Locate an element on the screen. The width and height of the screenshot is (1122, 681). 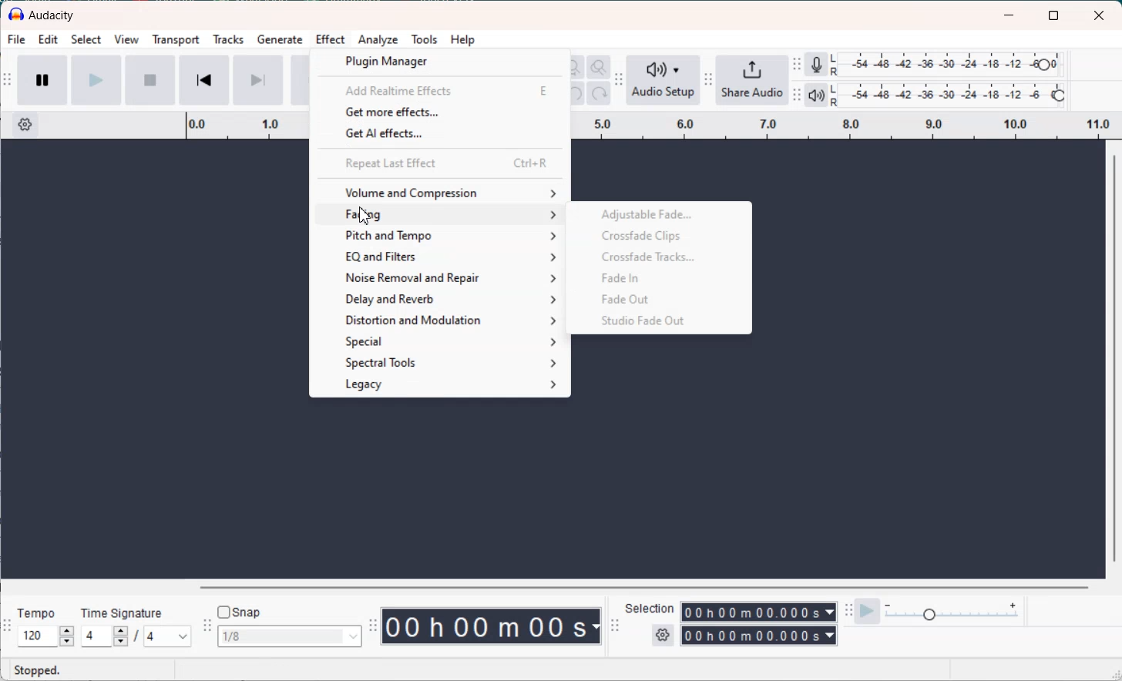
Fading is located at coordinates (440, 216).